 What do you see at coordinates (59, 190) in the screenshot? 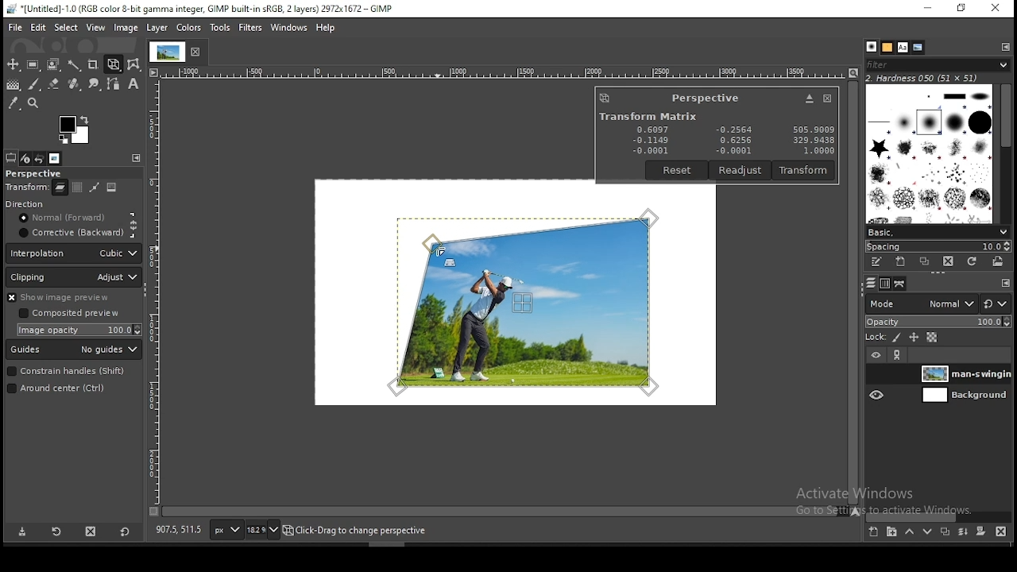
I see `layer` at bounding box center [59, 190].